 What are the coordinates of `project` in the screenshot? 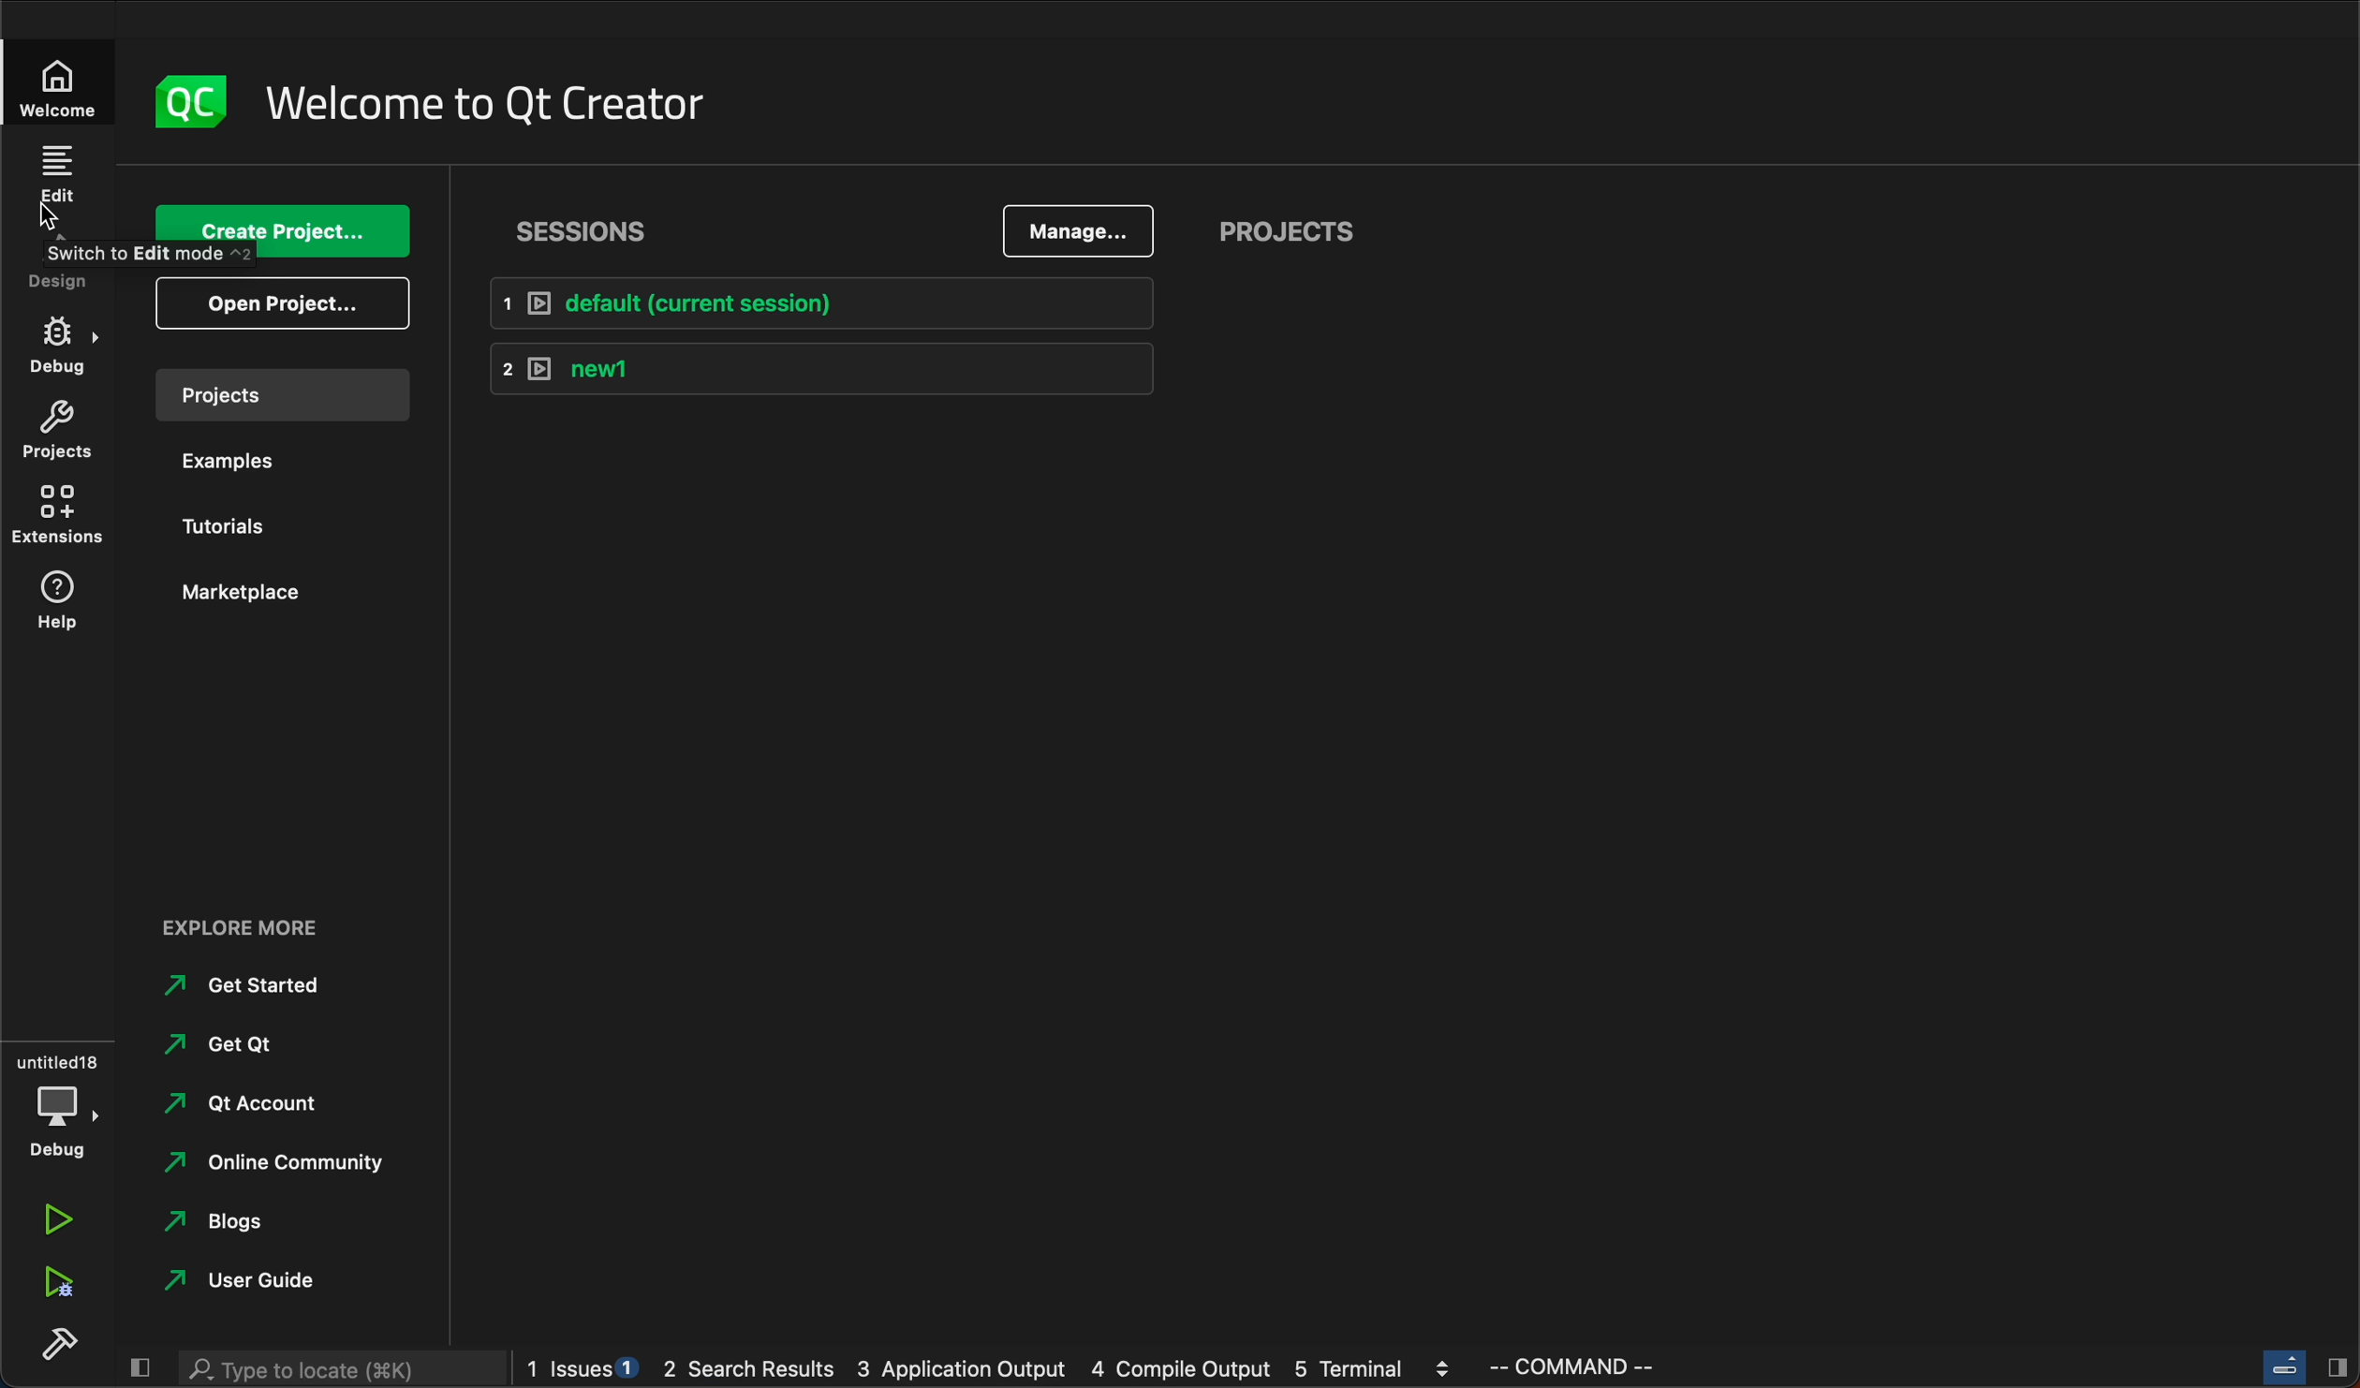 It's located at (60, 431).